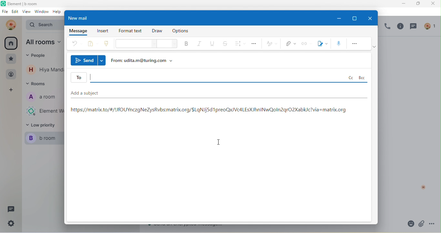  What do you see at coordinates (11, 45) in the screenshot?
I see `all room` at bounding box center [11, 45].